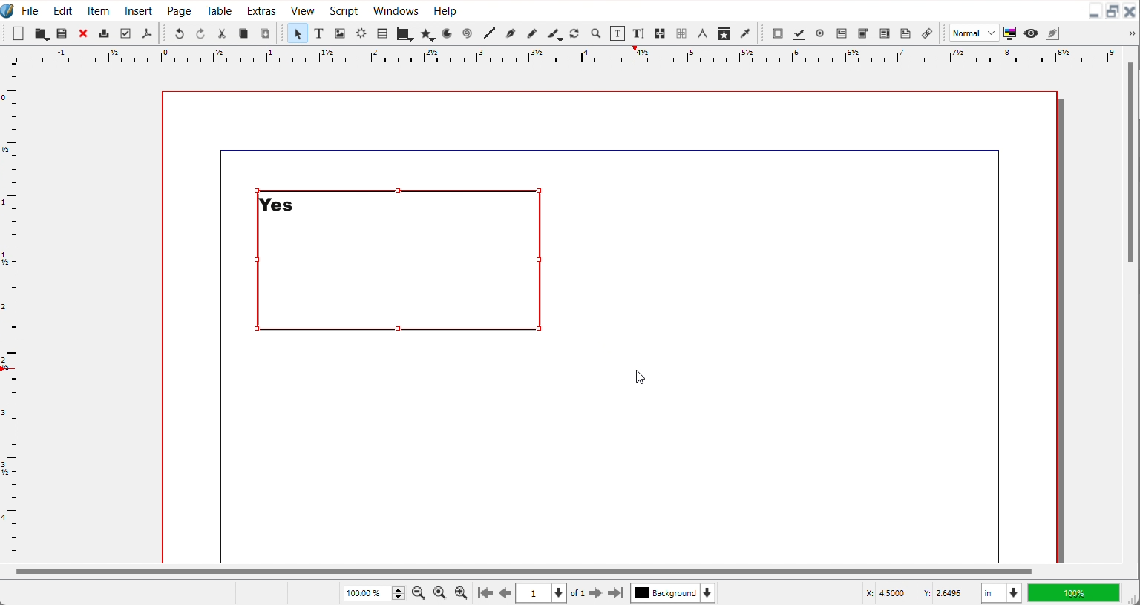 The width and height of the screenshot is (1140, 605). I want to click on Open, so click(63, 34).